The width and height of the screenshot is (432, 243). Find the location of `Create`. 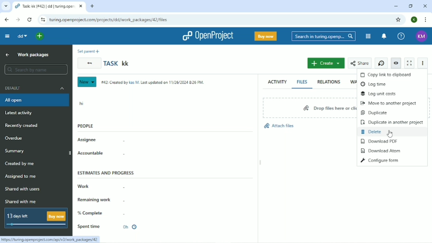

Create is located at coordinates (326, 63).